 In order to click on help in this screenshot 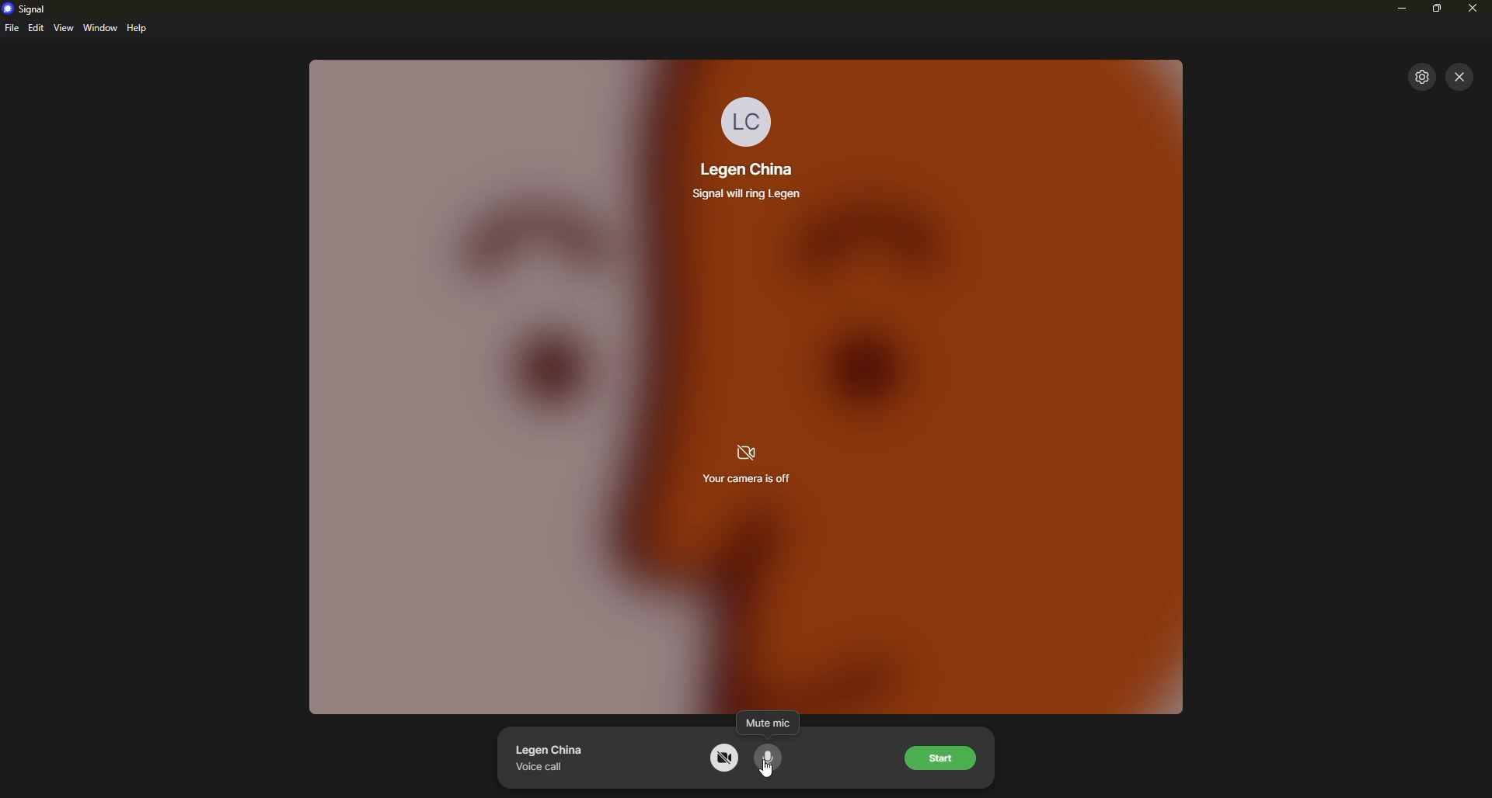, I will do `click(139, 28)`.